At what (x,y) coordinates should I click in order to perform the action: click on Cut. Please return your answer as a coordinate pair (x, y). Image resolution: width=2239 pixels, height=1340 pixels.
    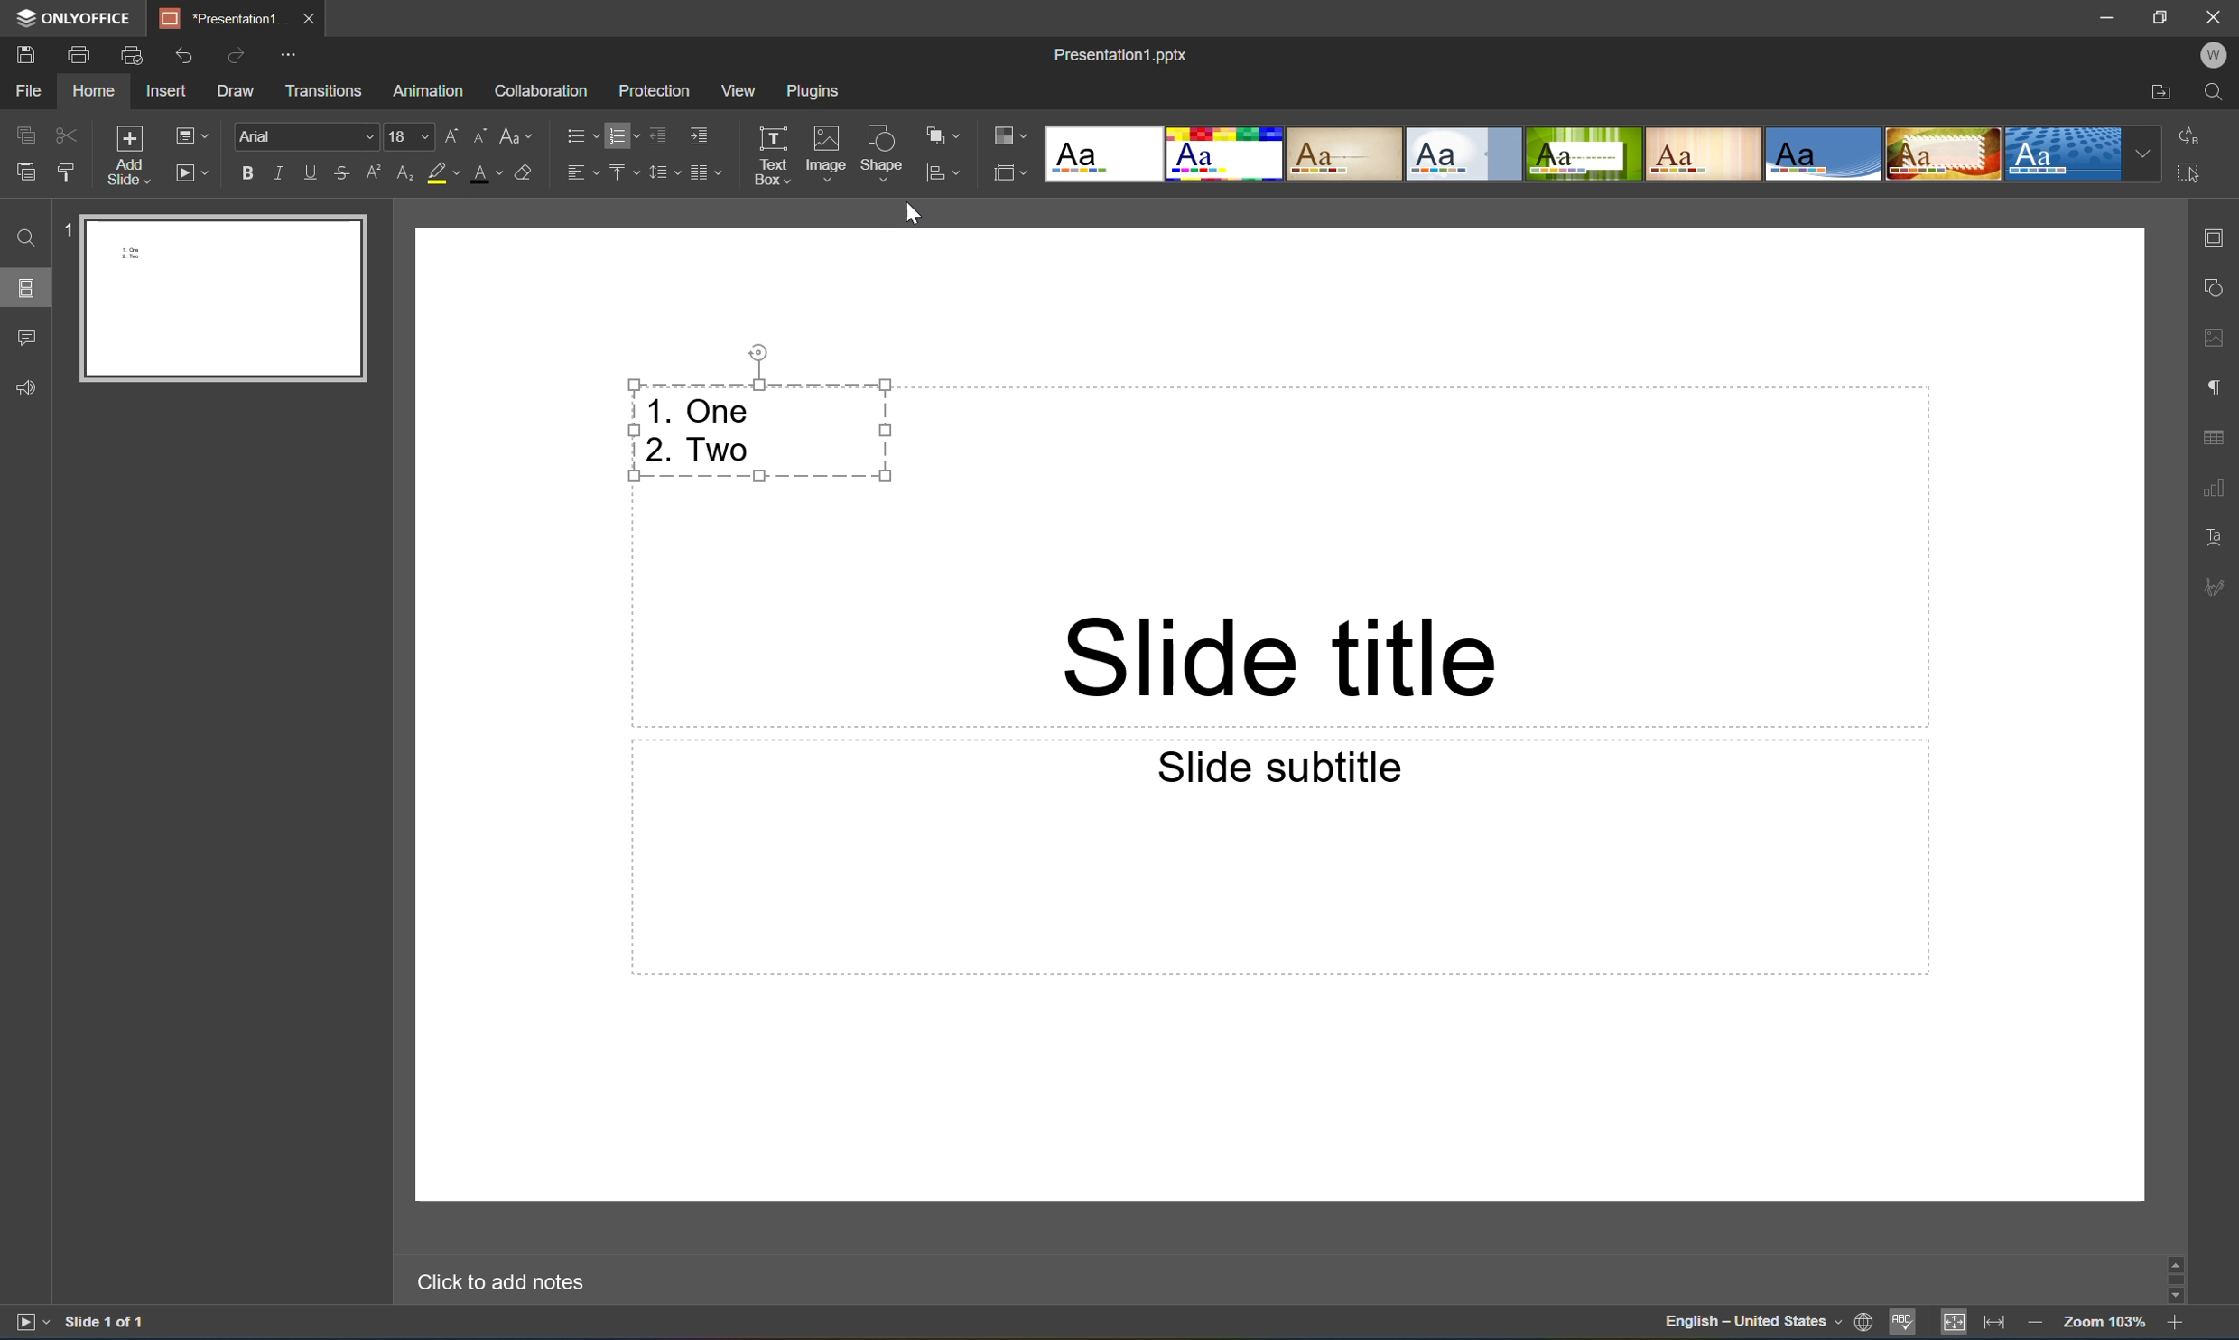
    Looking at the image, I should click on (65, 130).